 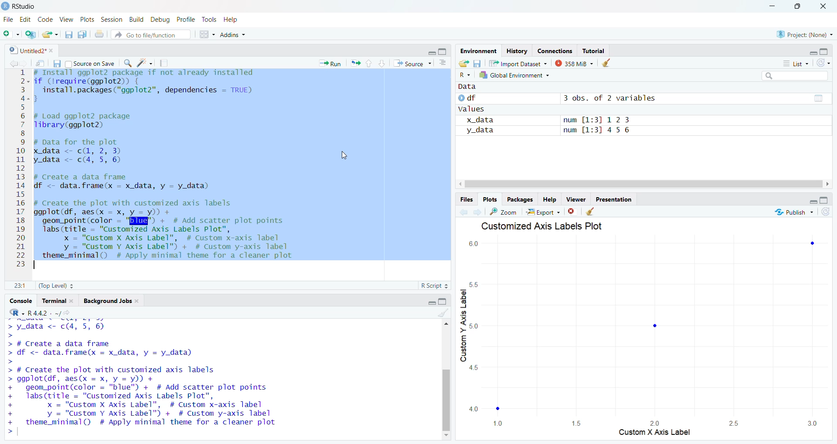 What do you see at coordinates (58, 301) in the screenshot?
I see `Terminal` at bounding box center [58, 301].